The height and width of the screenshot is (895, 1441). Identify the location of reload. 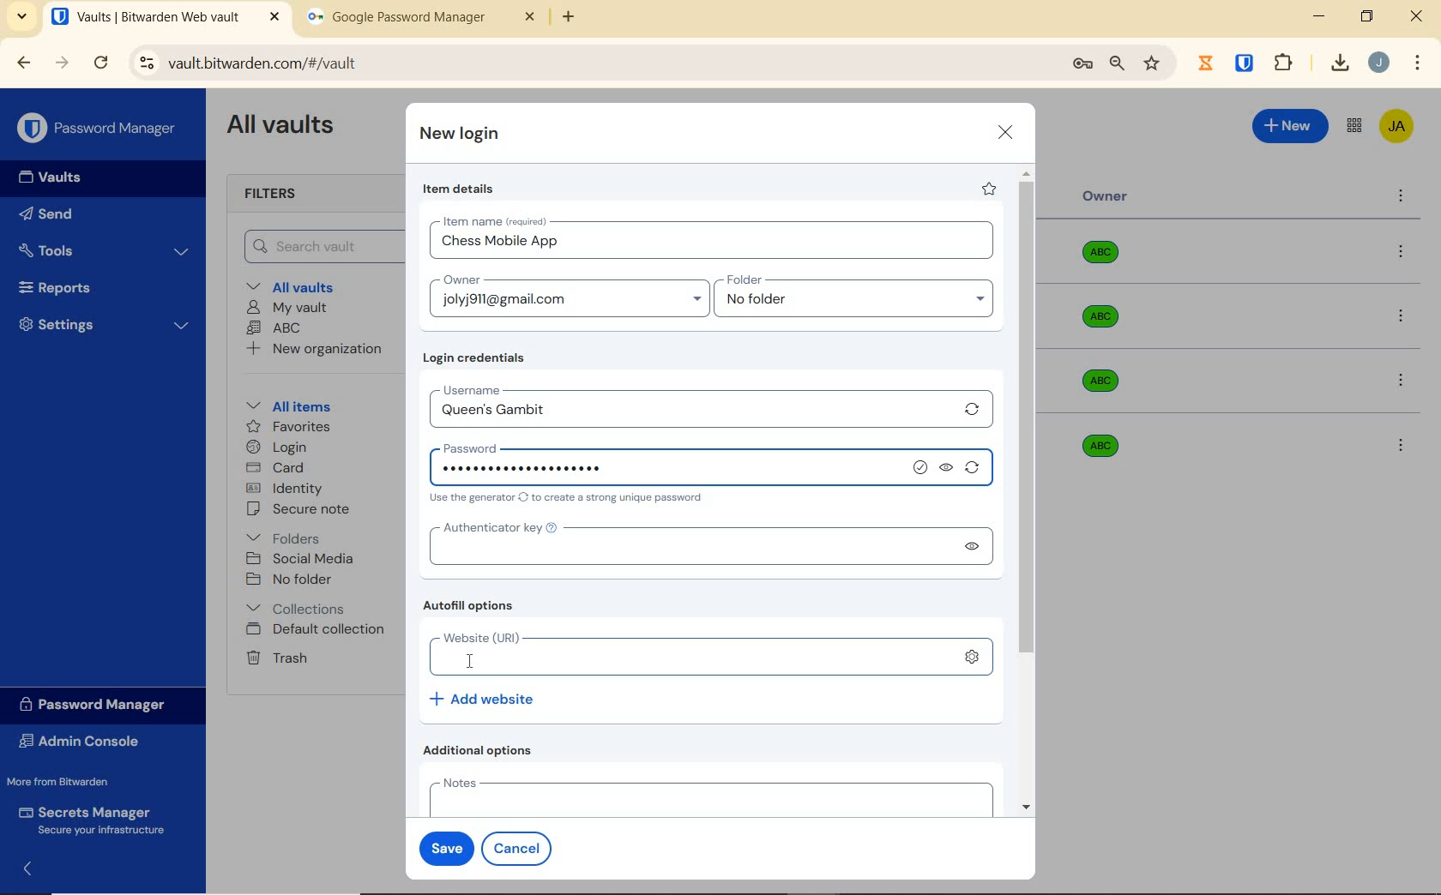
(100, 64).